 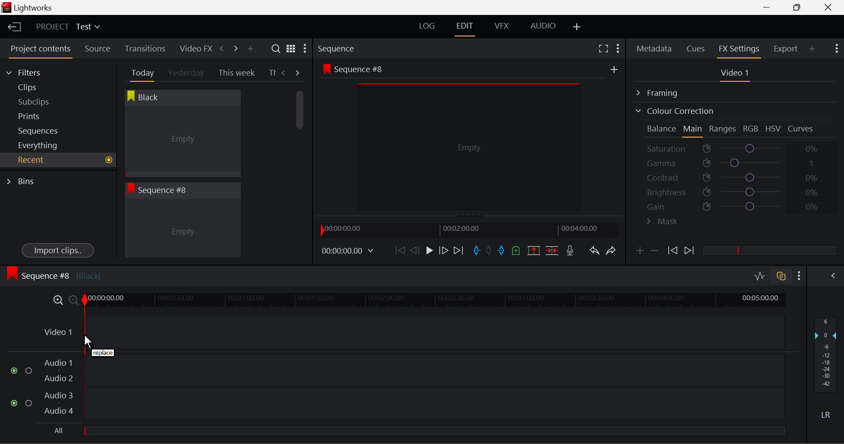 I want to click on Yesterday Tab, so click(x=187, y=73).